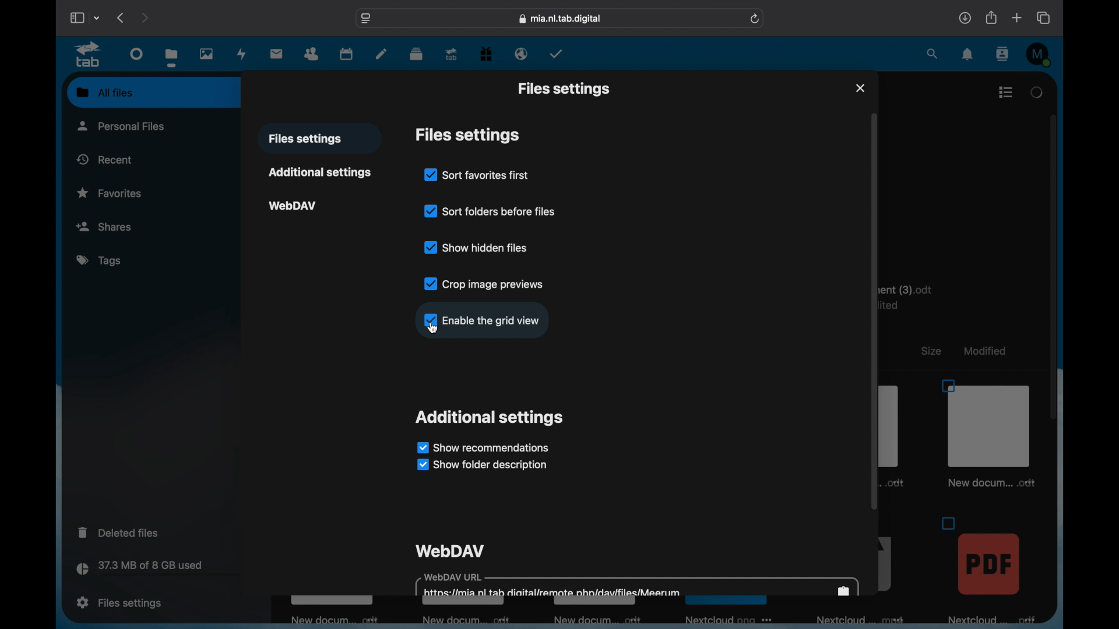 The width and height of the screenshot is (1119, 629). What do you see at coordinates (123, 226) in the screenshot?
I see `shares` at bounding box center [123, 226].